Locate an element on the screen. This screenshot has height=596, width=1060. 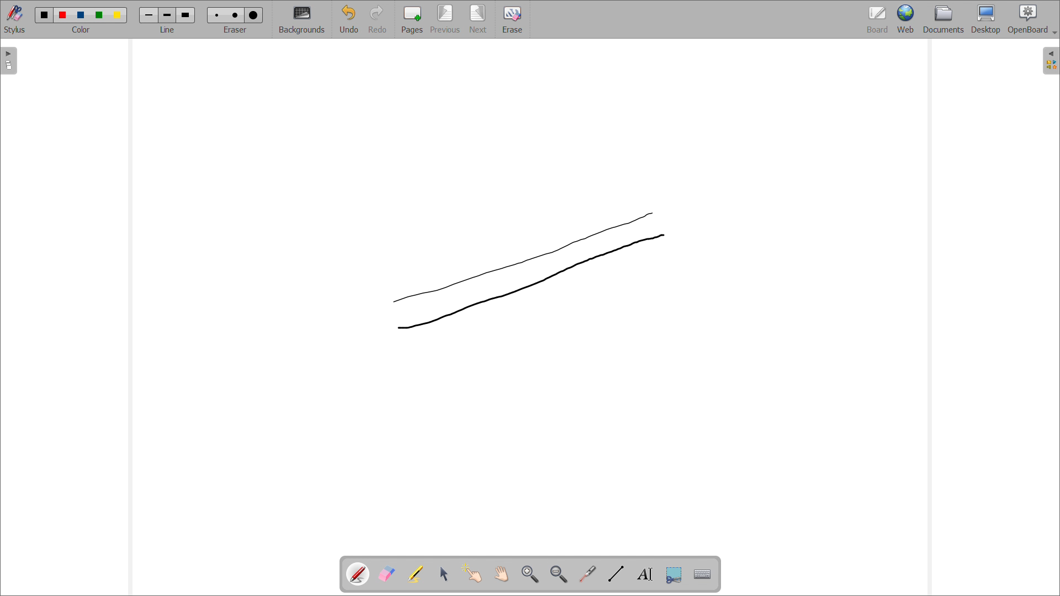
zoom in is located at coordinates (531, 574).